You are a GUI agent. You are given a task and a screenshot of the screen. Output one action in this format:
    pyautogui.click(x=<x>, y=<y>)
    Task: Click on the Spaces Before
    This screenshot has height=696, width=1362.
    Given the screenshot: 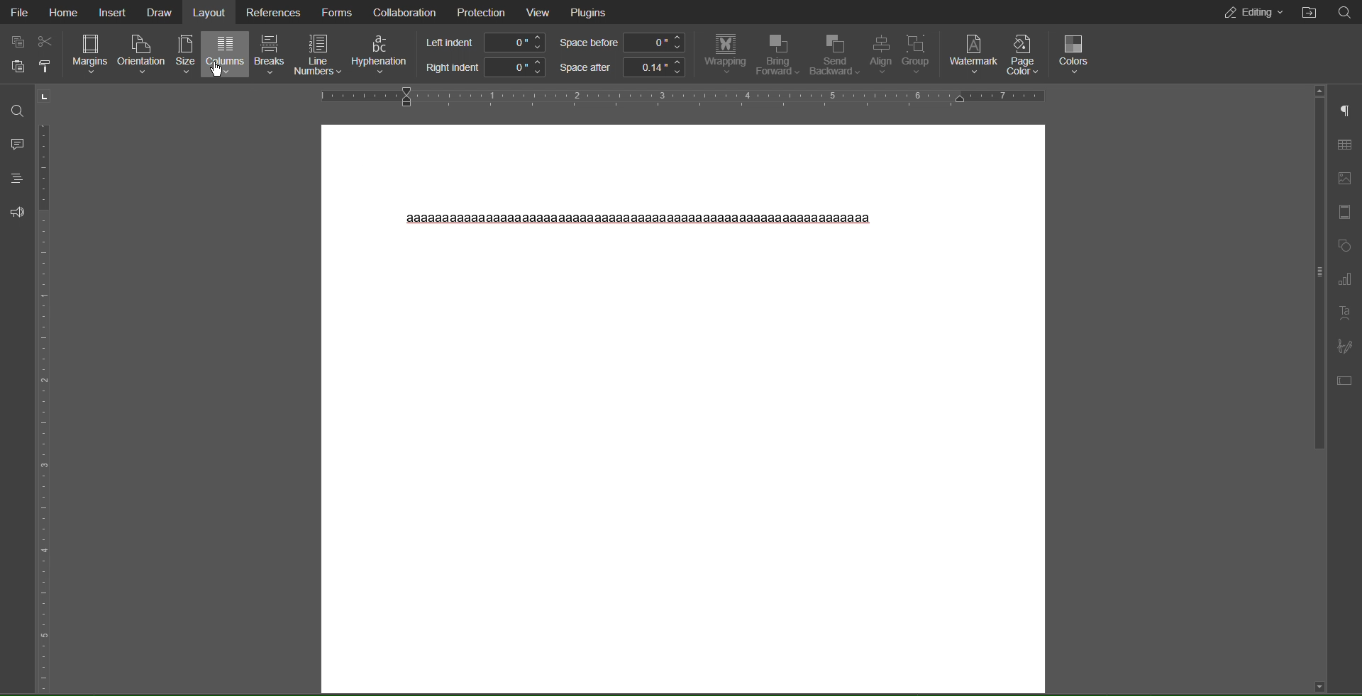 What is the action you would take?
    pyautogui.click(x=622, y=43)
    